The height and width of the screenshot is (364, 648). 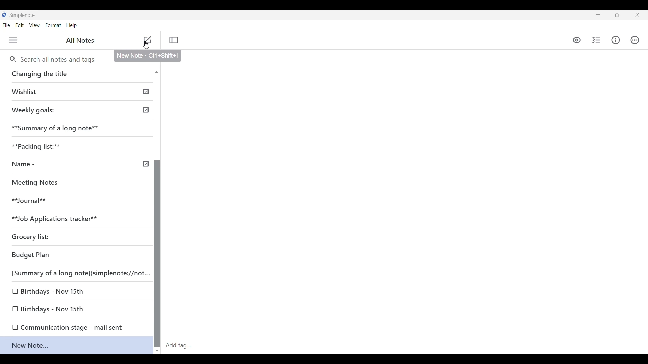 What do you see at coordinates (53, 291) in the screenshot?
I see `birthdays - nov 15th` at bounding box center [53, 291].